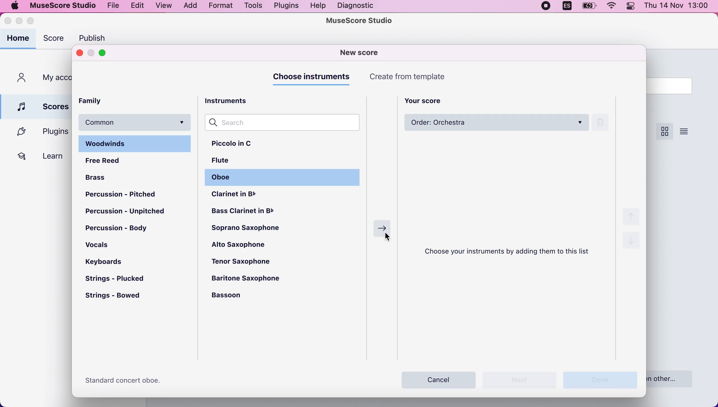 The height and width of the screenshot is (407, 718). I want to click on open other, so click(675, 378).